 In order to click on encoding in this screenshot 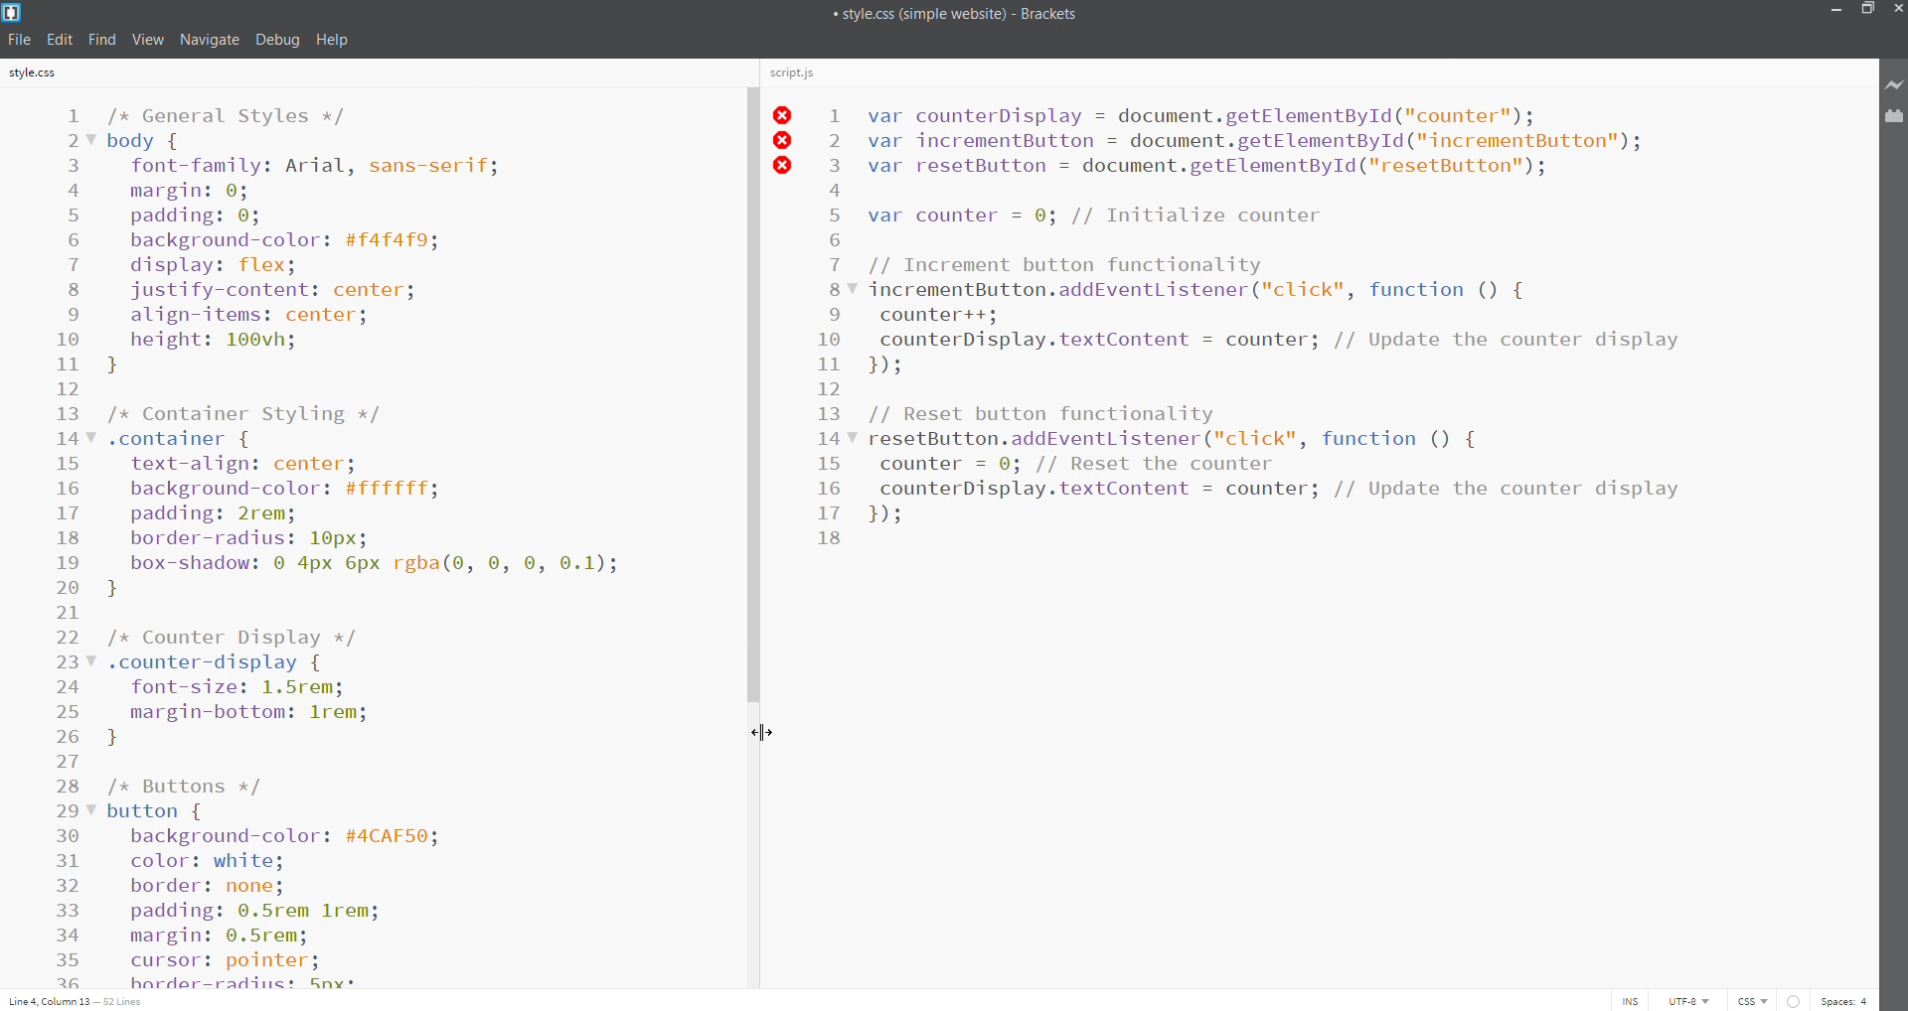, I will do `click(1685, 1001)`.